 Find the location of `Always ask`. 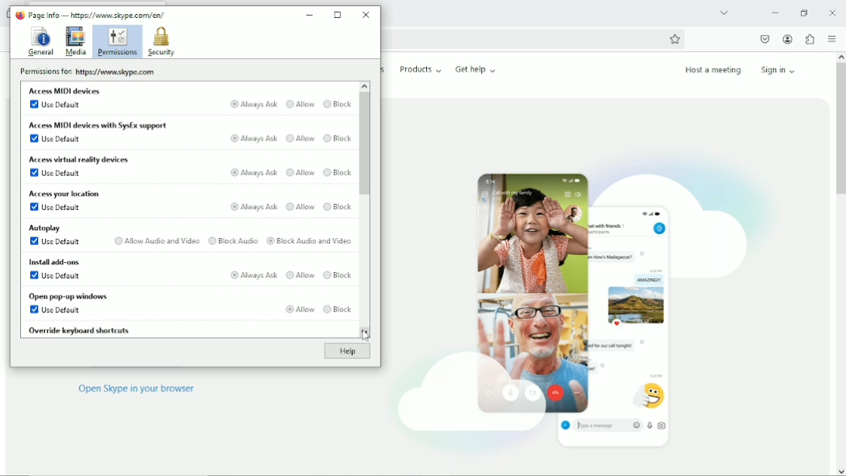

Always ask is located at coordinates (250, 207).